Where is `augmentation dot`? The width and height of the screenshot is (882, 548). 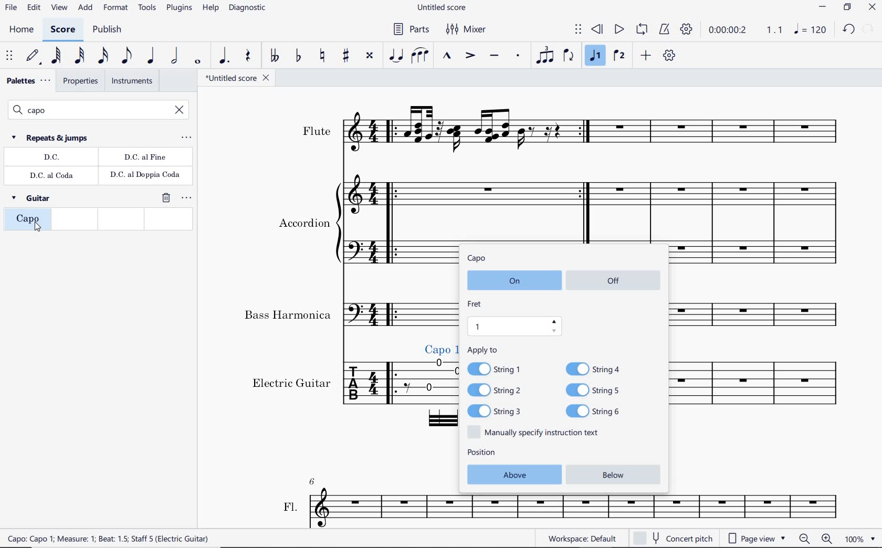
augmentation dot is located at coordinates (224, 56).